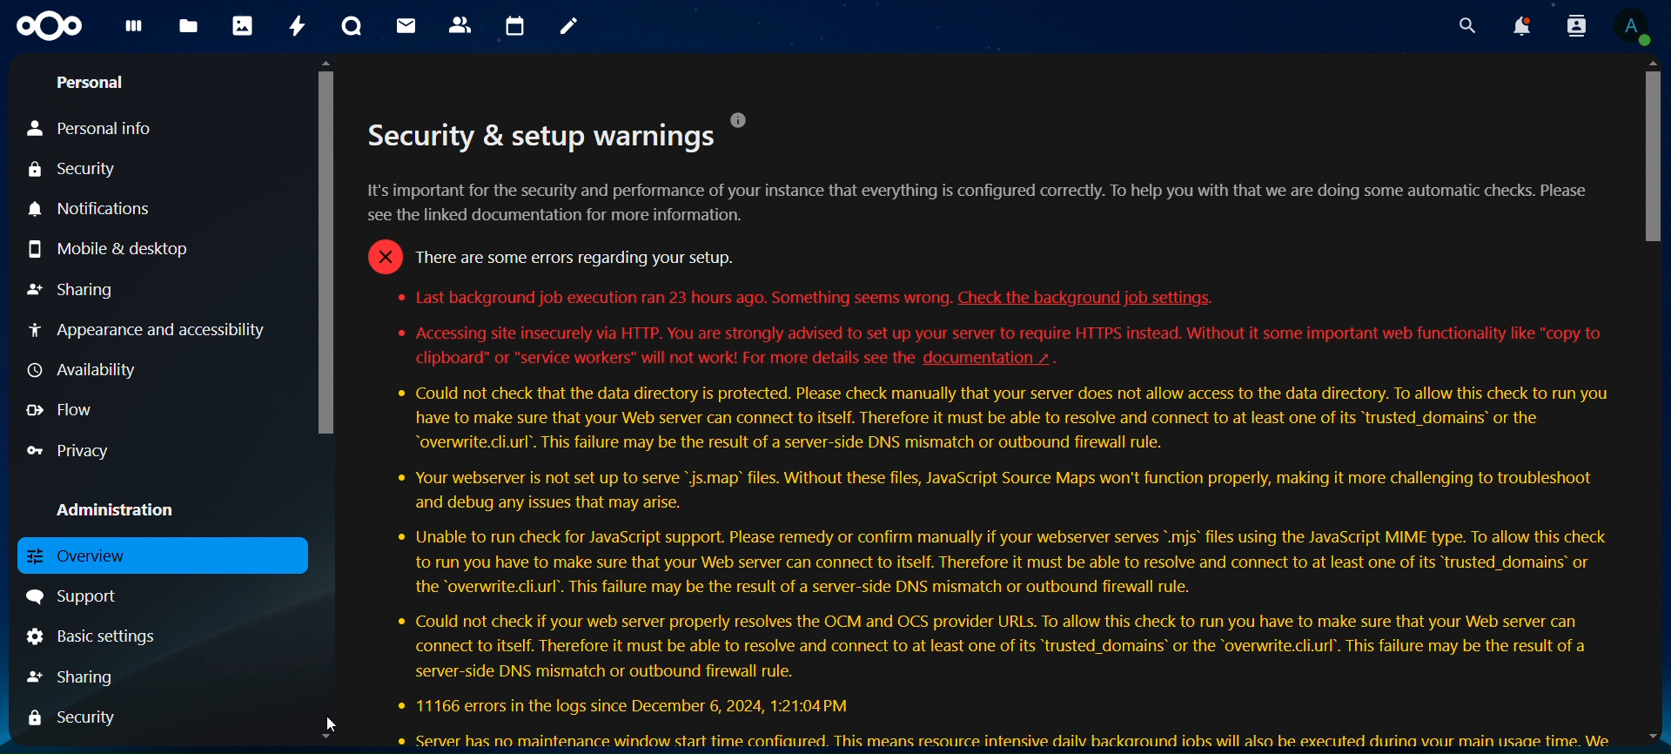  Describe the element at coordinates (187, 27) in the screenshot. I see `files` at that location.